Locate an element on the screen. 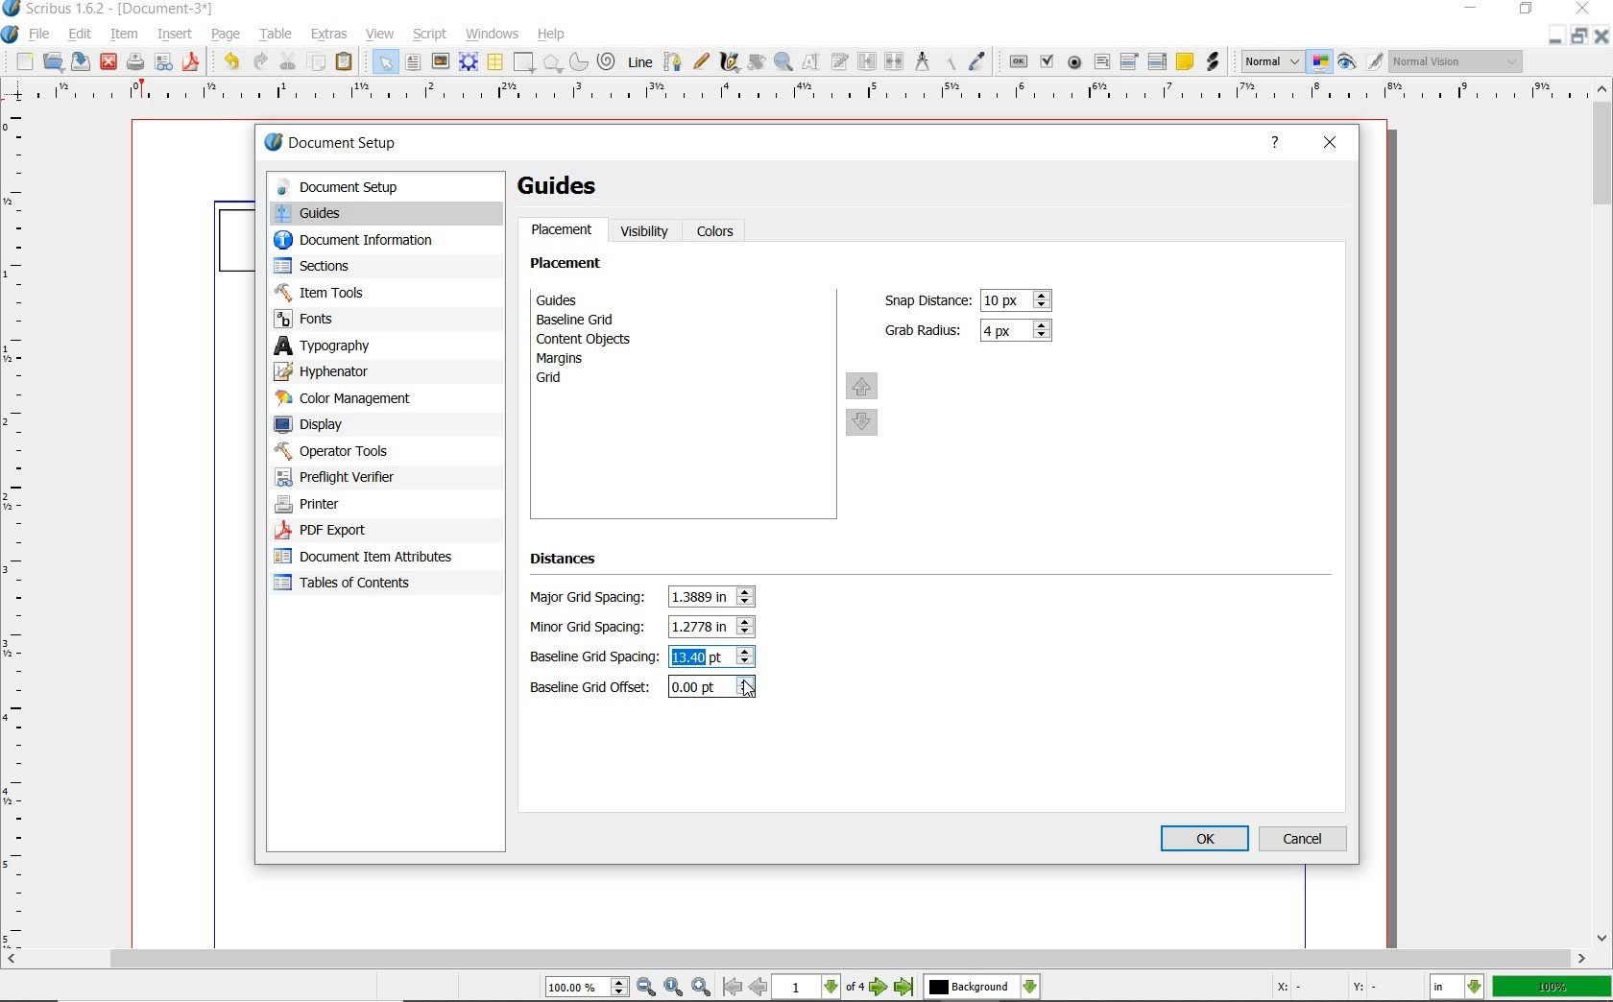  zoom out is located at coordinates (647, 988).